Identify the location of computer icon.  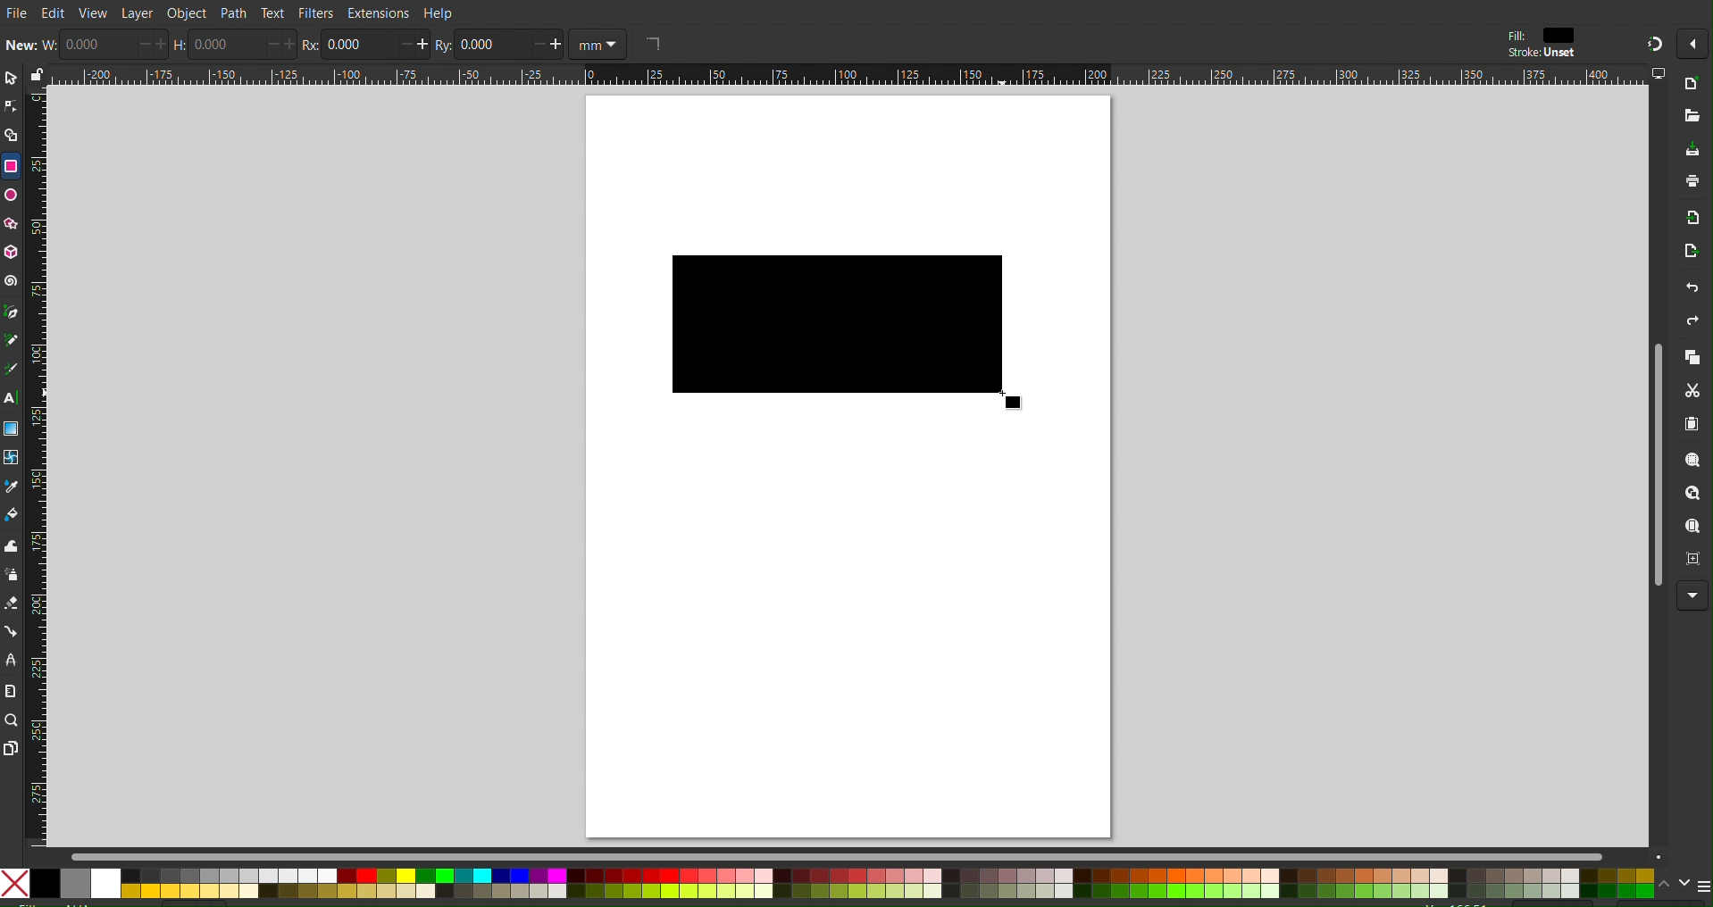
(1659, 73).